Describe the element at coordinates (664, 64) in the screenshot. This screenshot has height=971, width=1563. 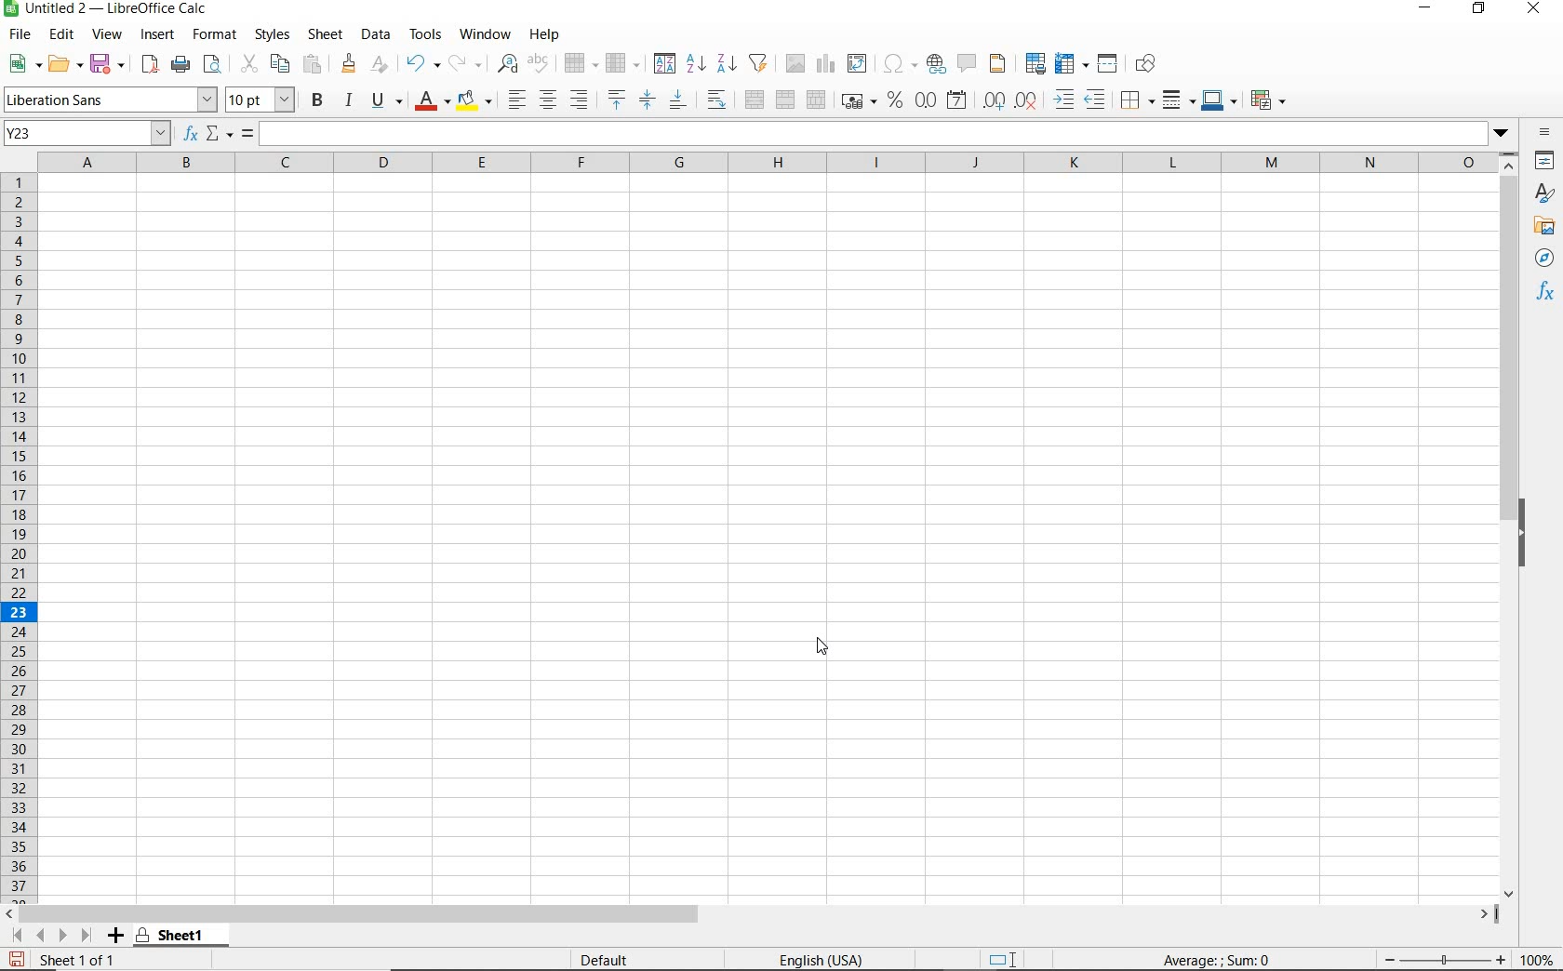
I see `SORTS` at that location.